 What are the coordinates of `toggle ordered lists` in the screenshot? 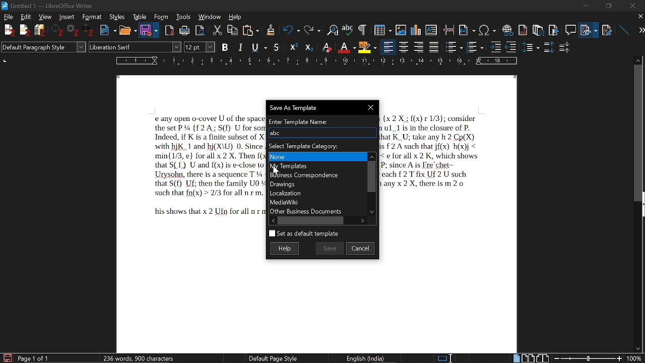 It's located at (476, 46).